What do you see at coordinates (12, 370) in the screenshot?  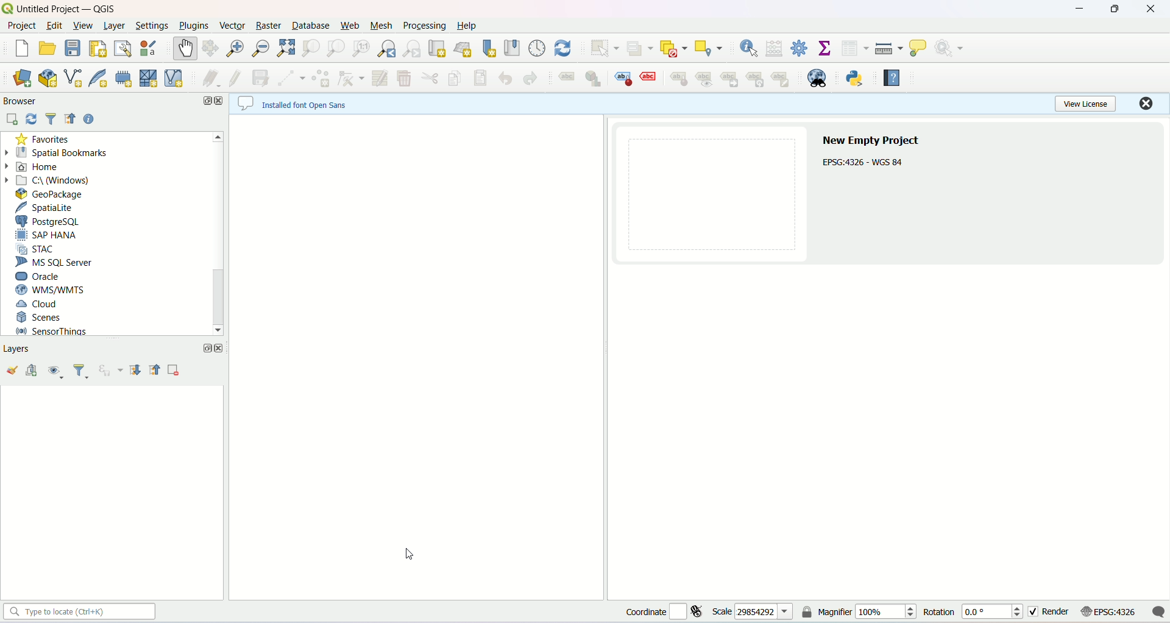 I see `open the layer` at bounding box center [12, 370].